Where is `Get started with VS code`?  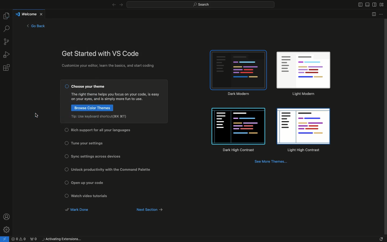 Get started with VS code is located at coordinates (101, 54).